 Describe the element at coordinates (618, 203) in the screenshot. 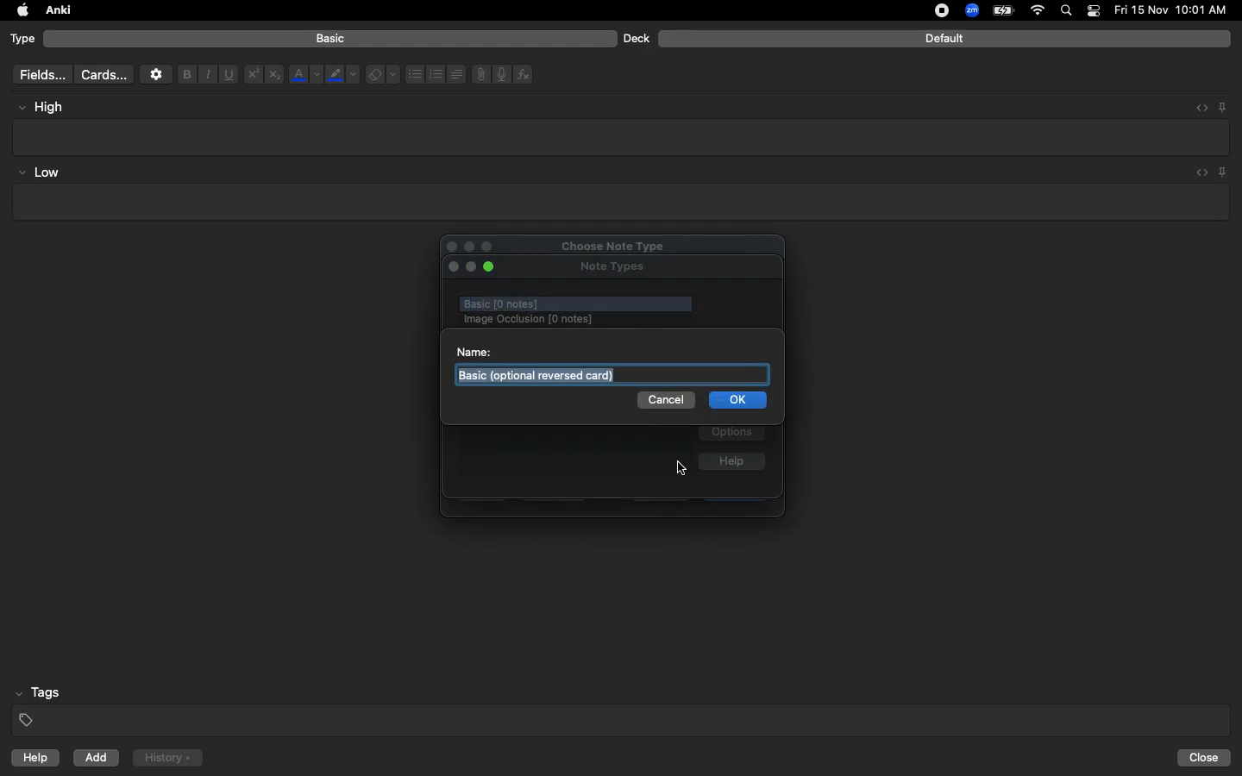

I see `Textbox` at that location.